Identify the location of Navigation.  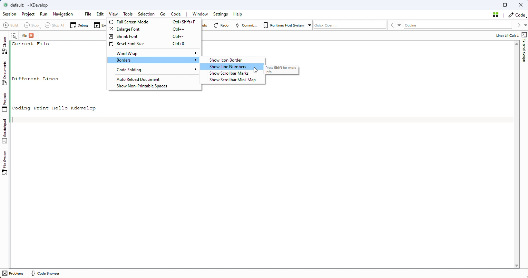
(64, 14).